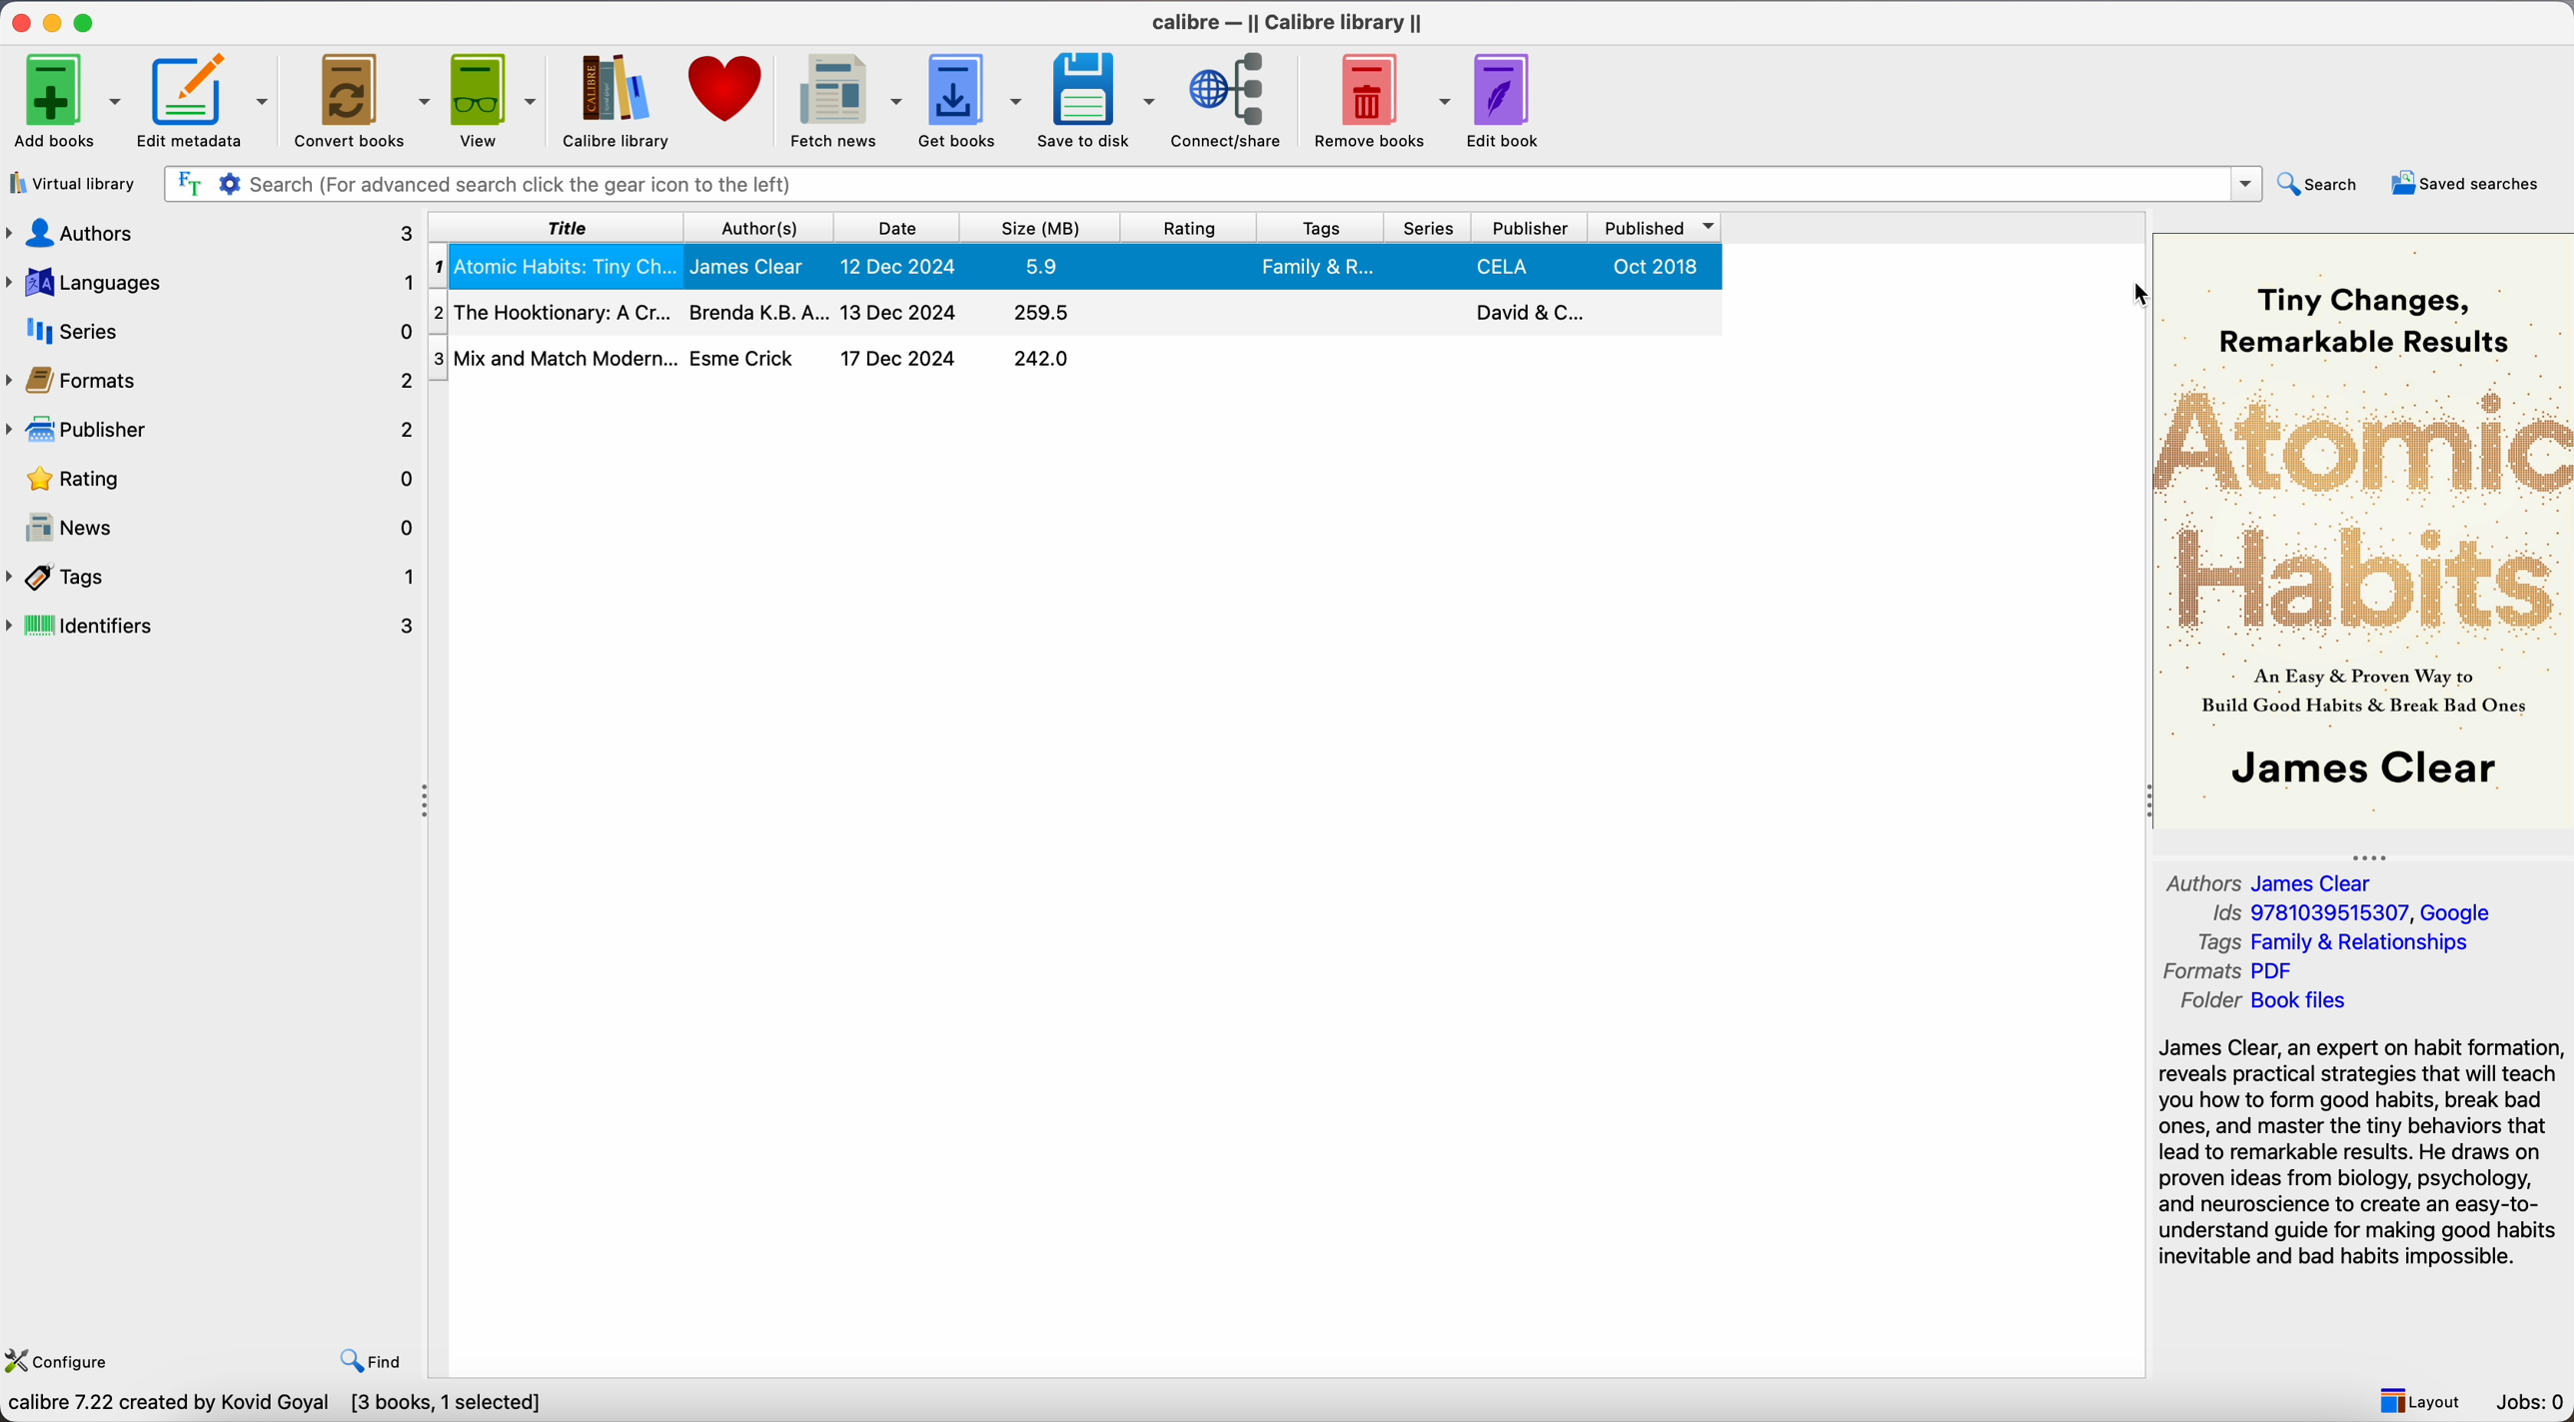 Image resolution: width=2574 pixels, height=1422 pixels. I want to click on donate, so click(730, 89).